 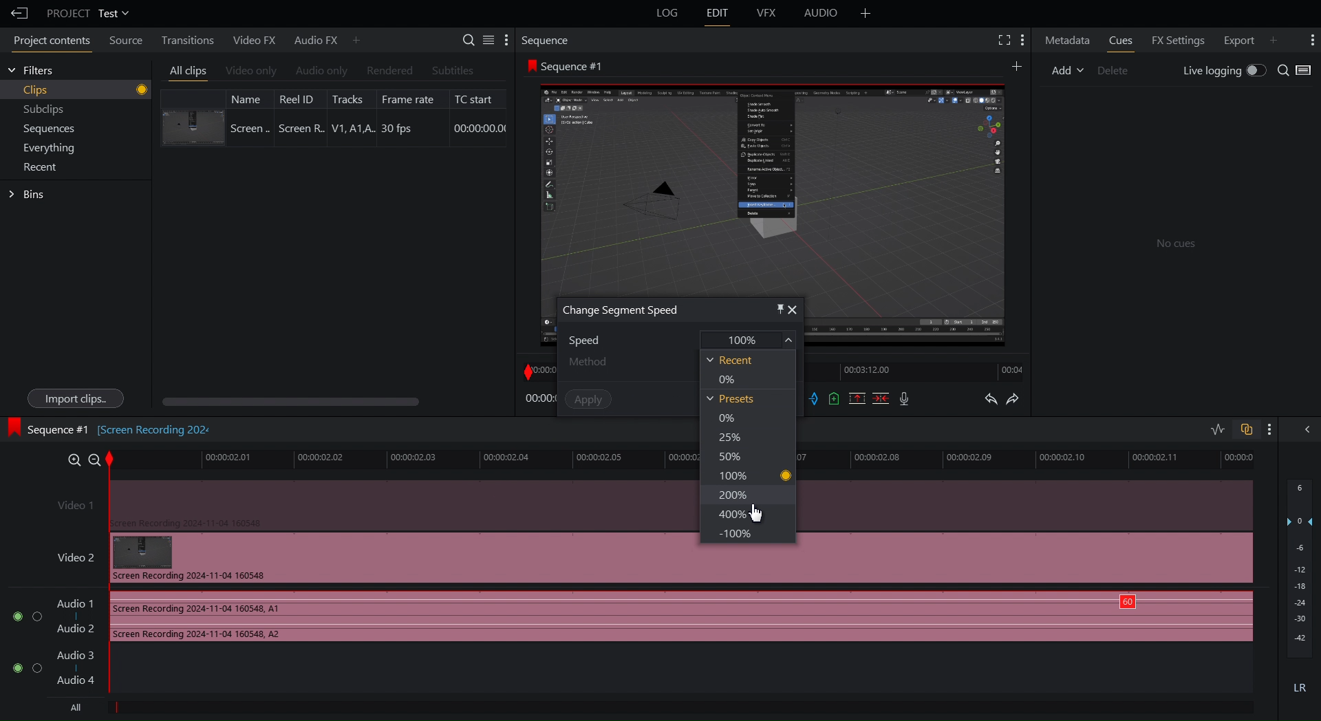 I want to click on 50%, so click(x=728, y=455).